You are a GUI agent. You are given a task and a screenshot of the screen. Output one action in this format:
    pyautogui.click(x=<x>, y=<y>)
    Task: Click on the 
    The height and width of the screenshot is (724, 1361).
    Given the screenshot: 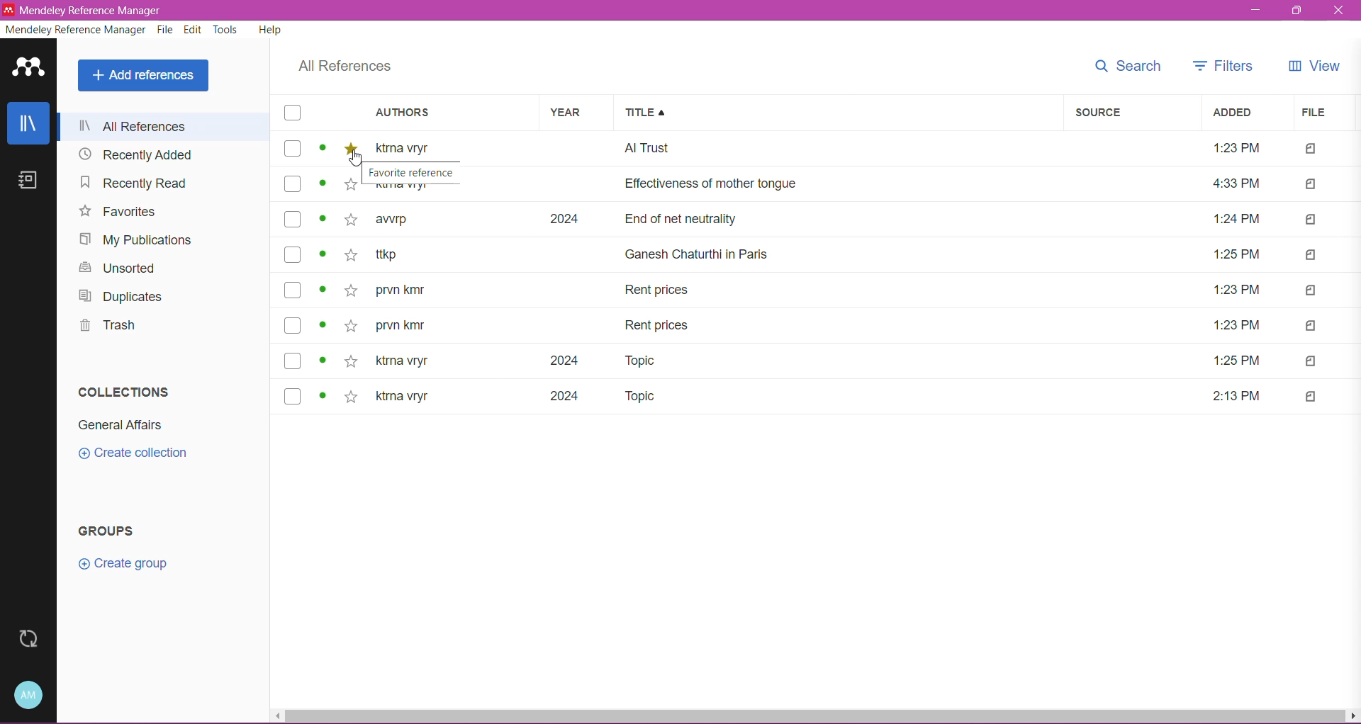 What is the action you would take?
    pyautogui.click(x=130, y=183)
    